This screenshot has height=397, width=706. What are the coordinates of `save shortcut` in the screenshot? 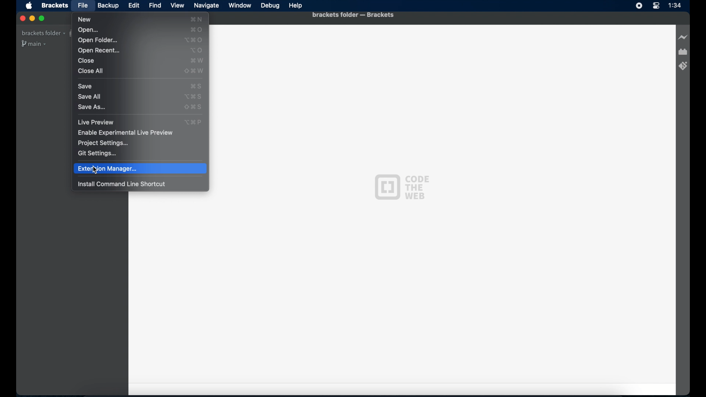 It's located at (197, 86).